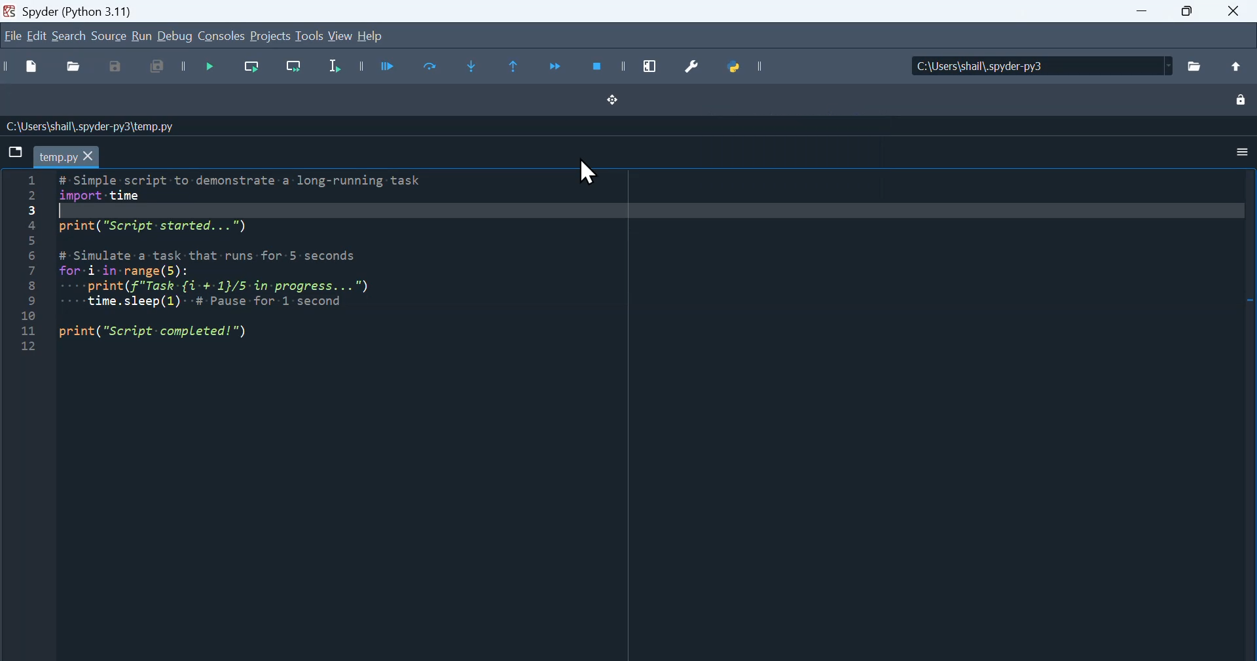 This screenshot has width=1257, height=661. What do you see at coordinates (340, 36) in the screenshot?
I see `View` at bounding box center [340, 36].